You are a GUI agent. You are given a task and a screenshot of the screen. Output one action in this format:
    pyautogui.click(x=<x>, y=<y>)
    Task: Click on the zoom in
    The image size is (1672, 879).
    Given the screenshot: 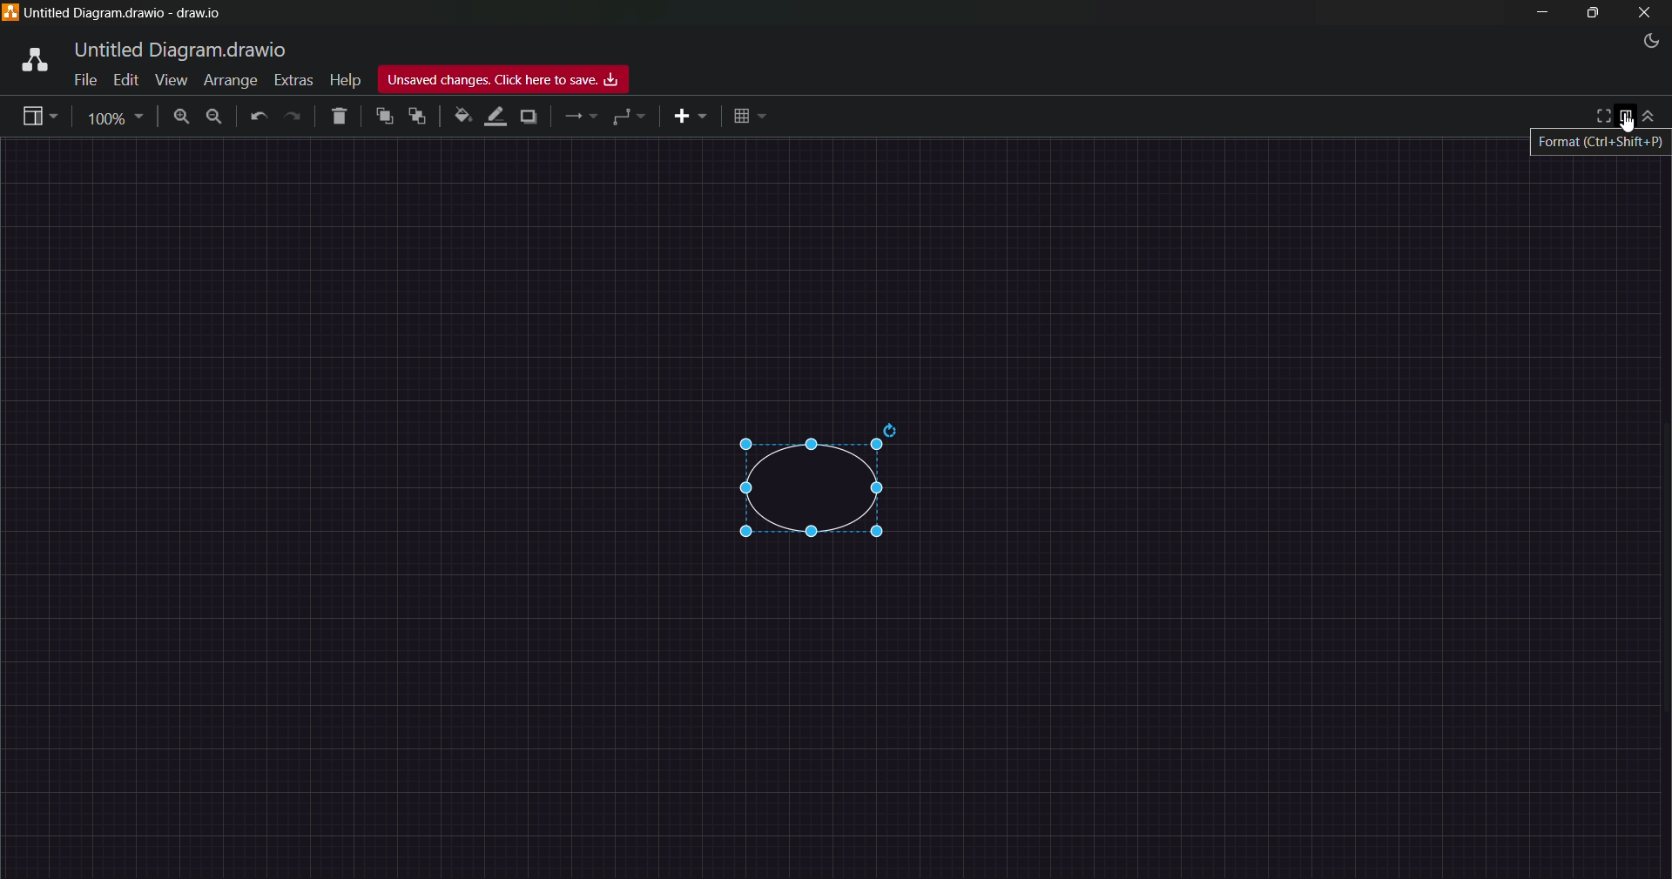 What is the action you would take?
    pyautogui.click(x=182, y=118)
    